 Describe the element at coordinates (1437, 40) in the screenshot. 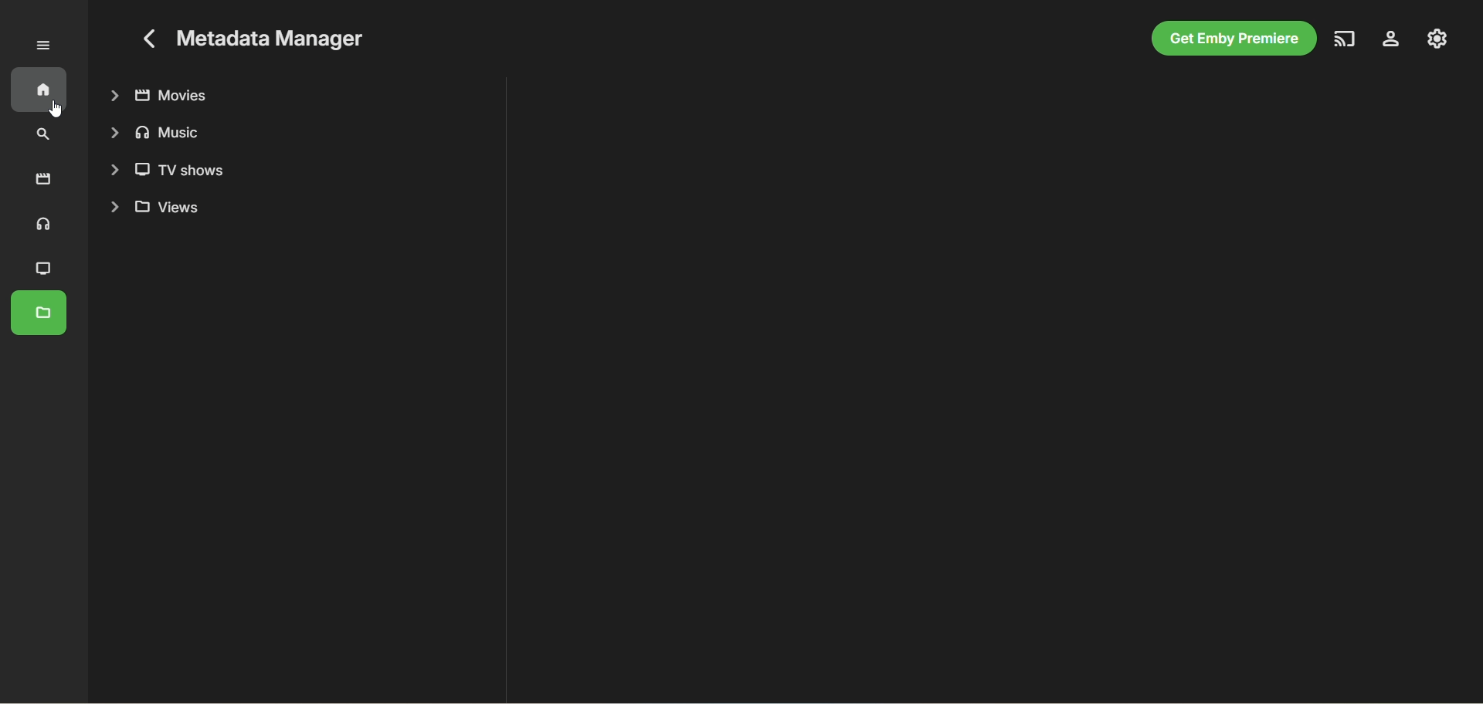

I see `manage emby server` at that location.